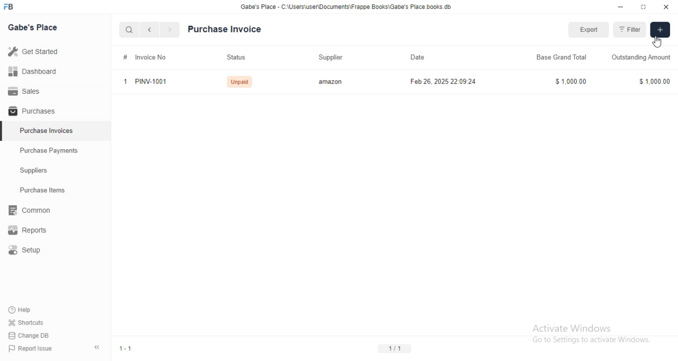 The width and height of the screenshot is (678, 361). What do you see at coordinates (620, 7) in the screenshot?
I see `Minimize` at bounding box center [620, 7].